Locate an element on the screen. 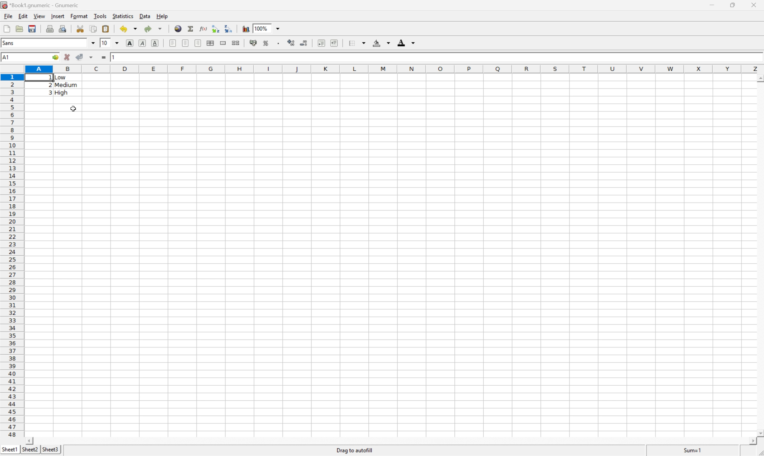 This screenshot has height=456, width=764. Underline is located at coordinates (155, 42).